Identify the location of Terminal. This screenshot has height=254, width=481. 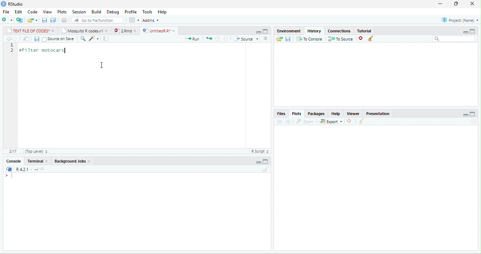
(34, 161).